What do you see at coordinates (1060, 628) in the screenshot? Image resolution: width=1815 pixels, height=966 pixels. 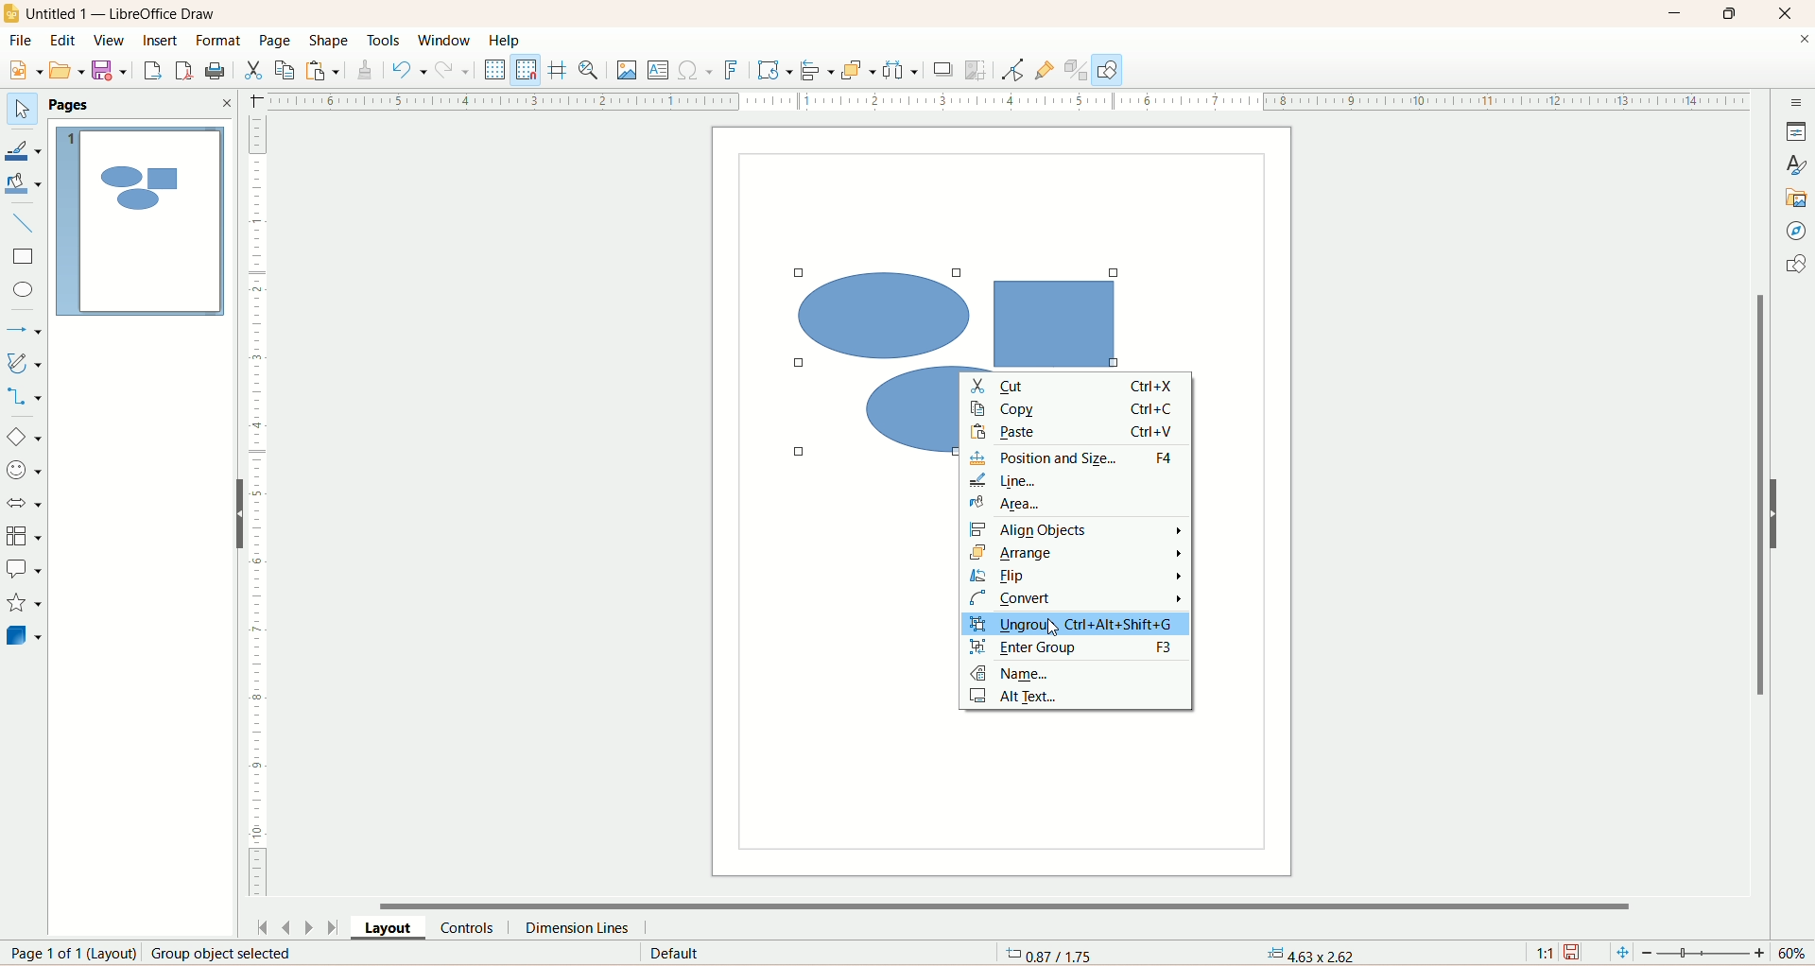 I see `cursor` at bounding box center [1060, 628].